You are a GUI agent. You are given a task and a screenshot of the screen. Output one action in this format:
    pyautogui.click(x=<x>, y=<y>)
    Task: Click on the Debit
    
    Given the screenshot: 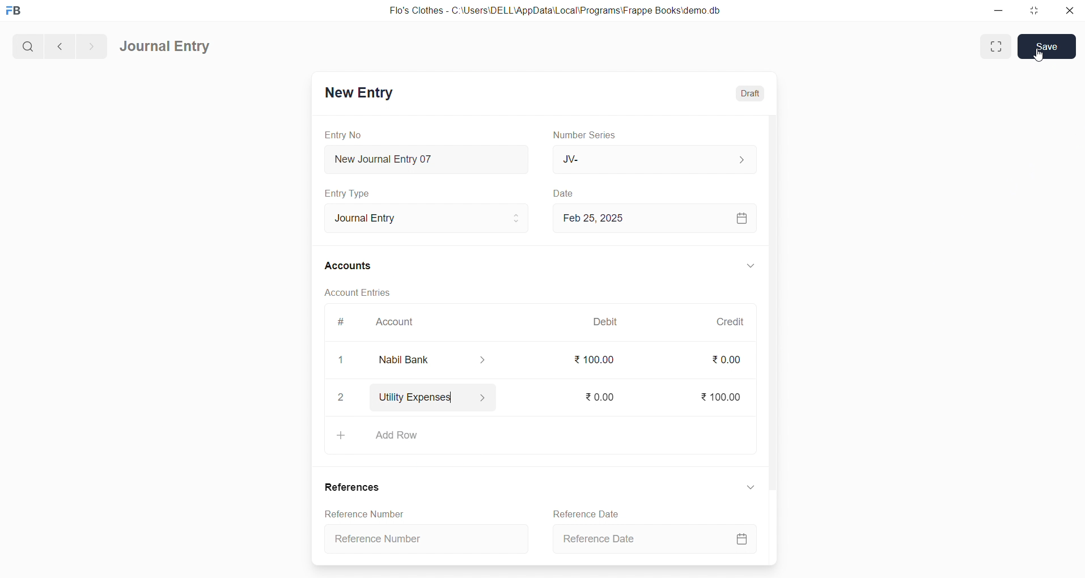 What is the action you would take?
    pyautogui.click(x=605, y=321)
    